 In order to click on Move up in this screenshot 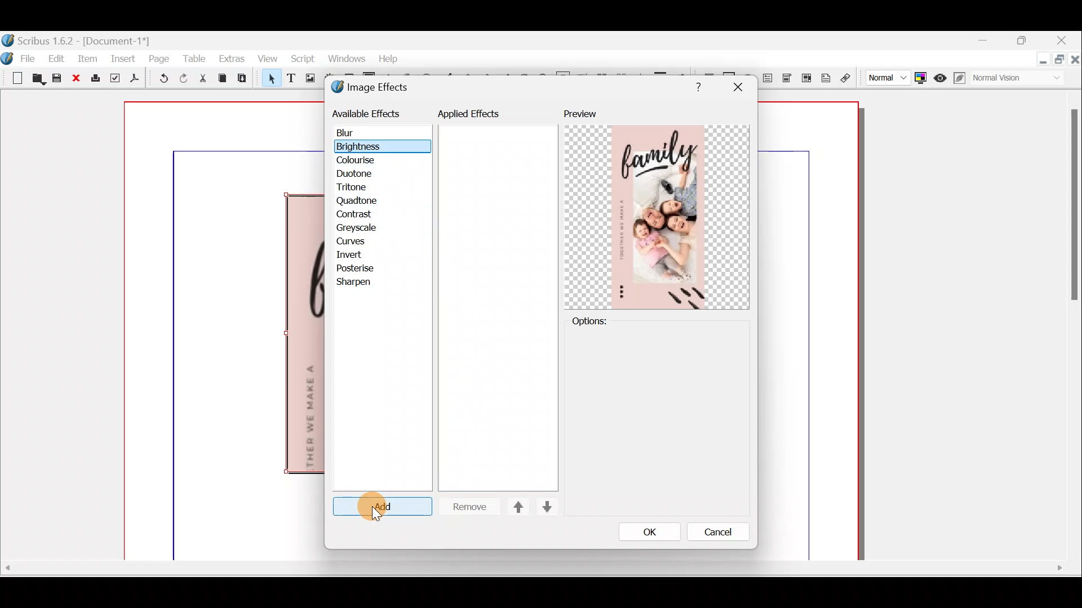, I will do `click(513, 507)`.